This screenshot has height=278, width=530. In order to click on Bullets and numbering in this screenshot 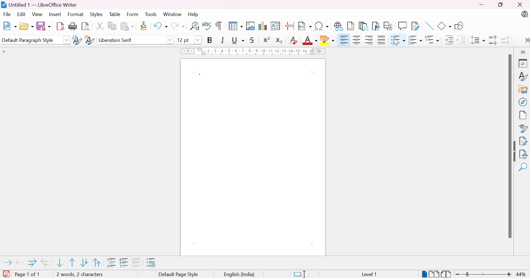, I will do `click(152, 263)`.